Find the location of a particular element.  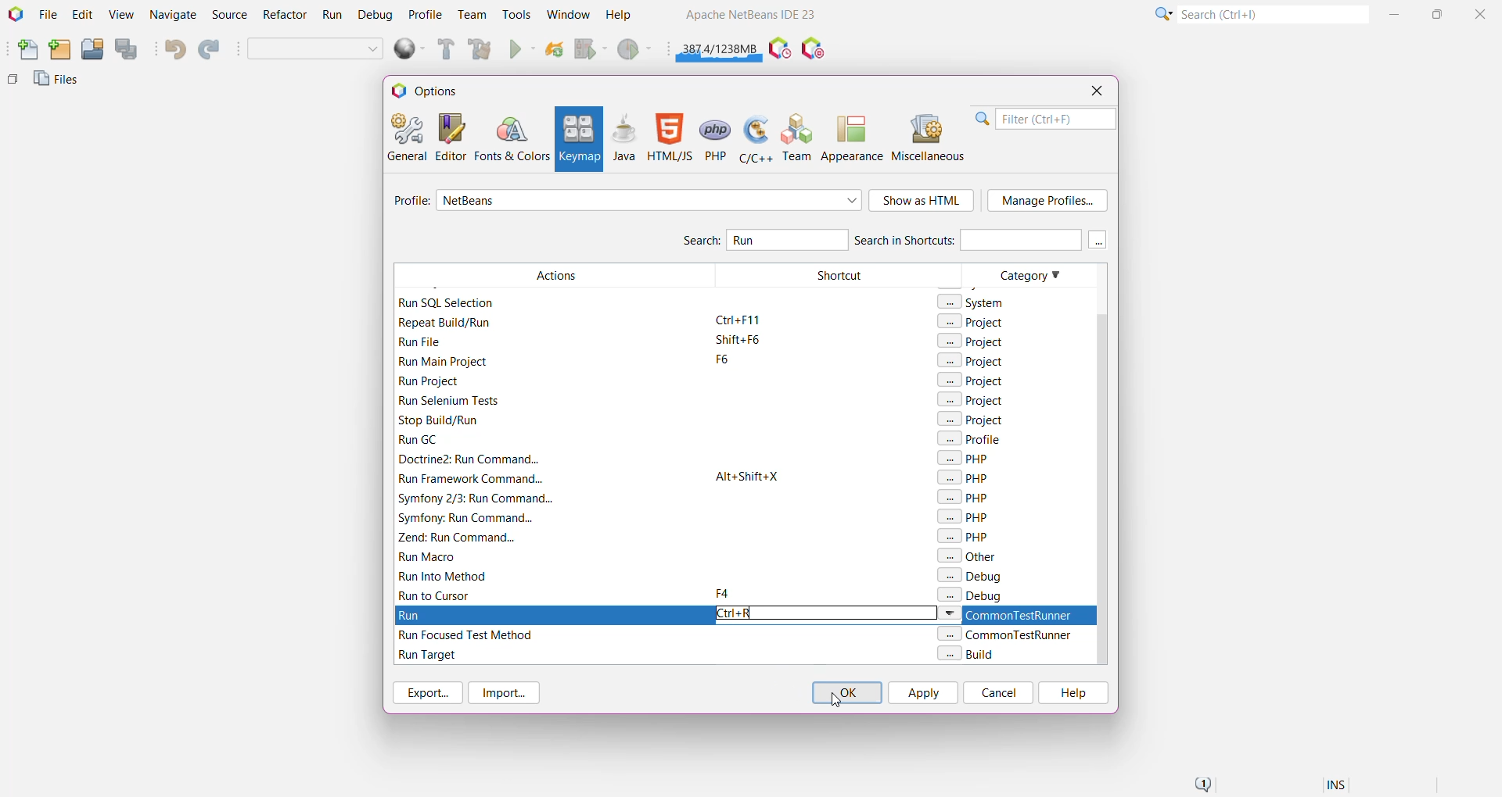

Miscellaneous is located at coordinates (930, 138).